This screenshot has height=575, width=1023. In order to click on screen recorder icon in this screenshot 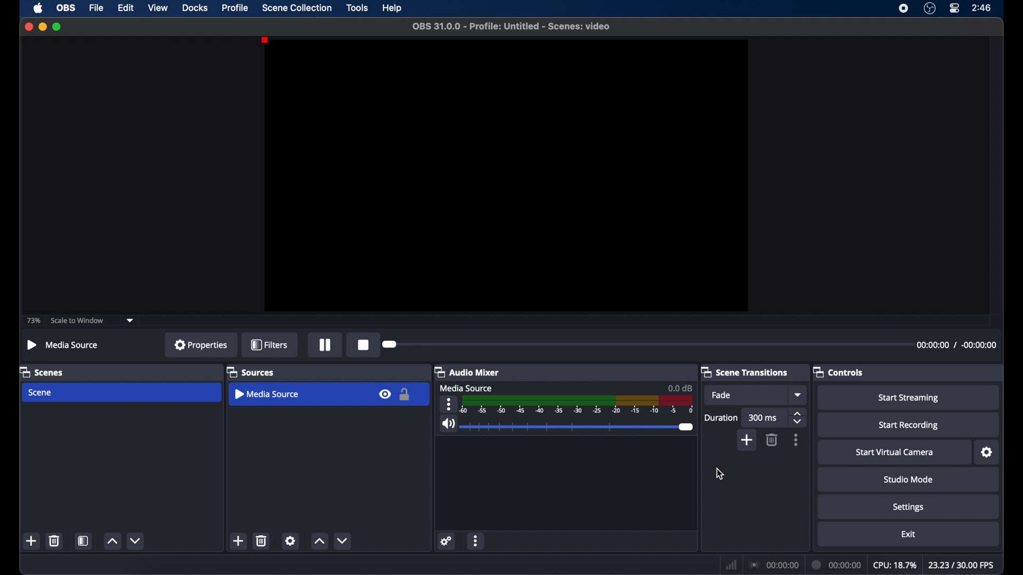, I will do `click(904, 8)`.